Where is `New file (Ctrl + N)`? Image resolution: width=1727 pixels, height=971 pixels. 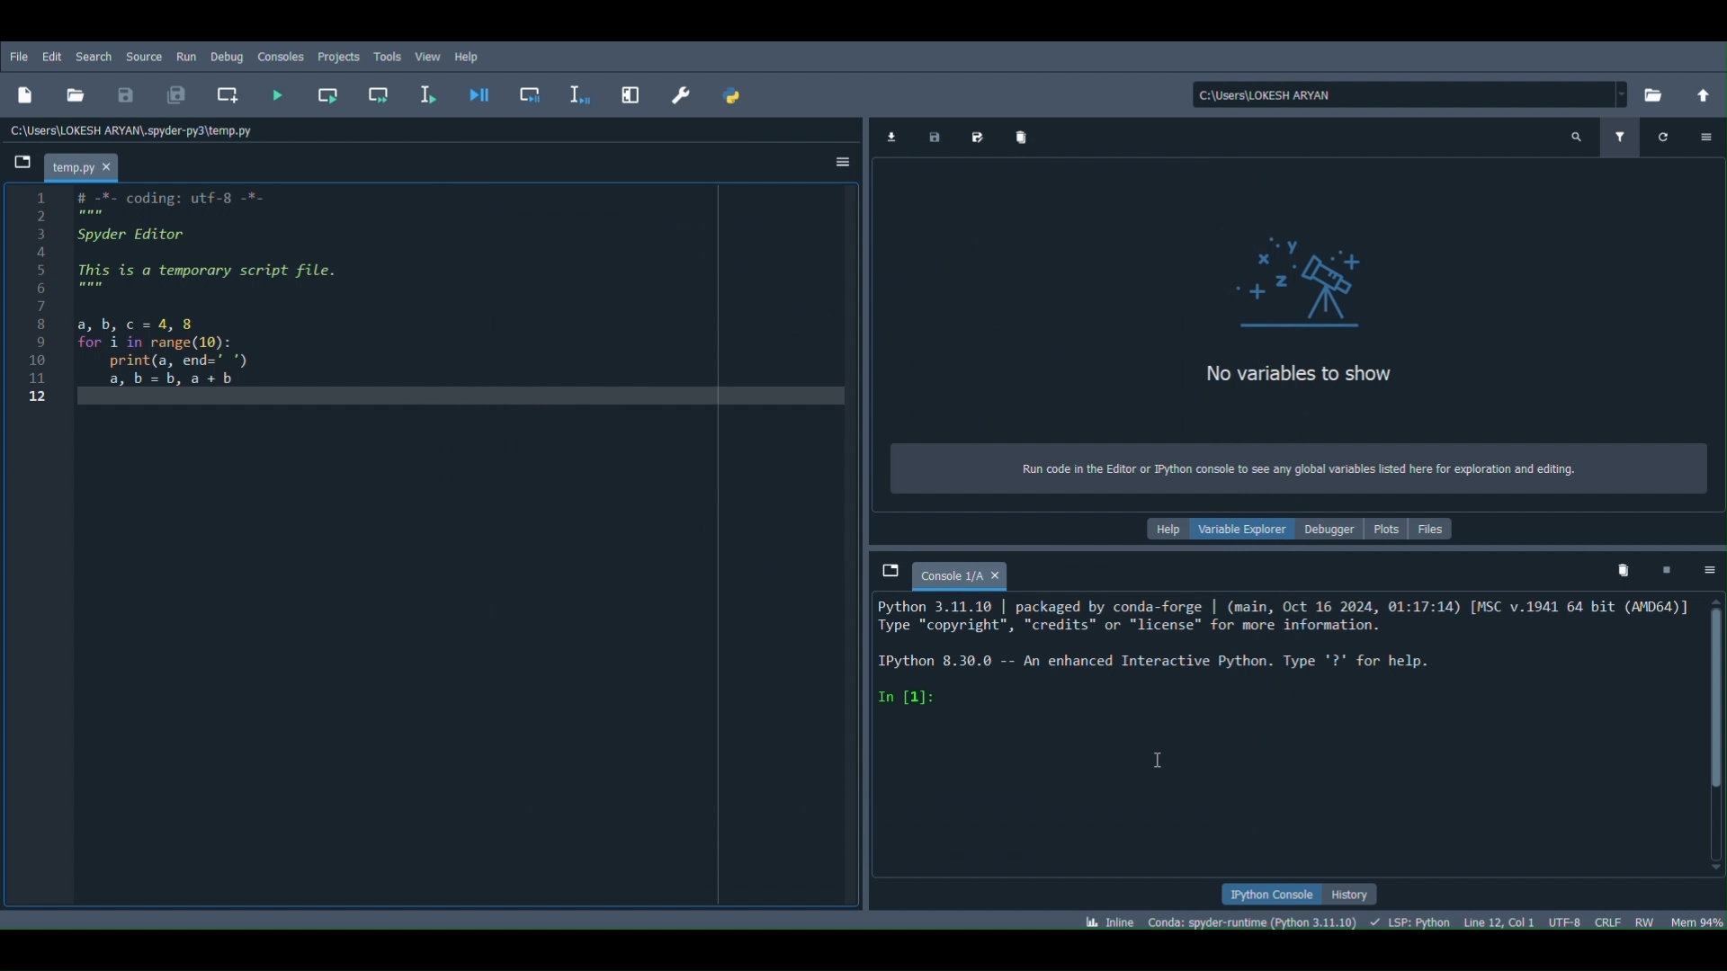 New file (Ctrl + N) is located at coordinates (31, 91).